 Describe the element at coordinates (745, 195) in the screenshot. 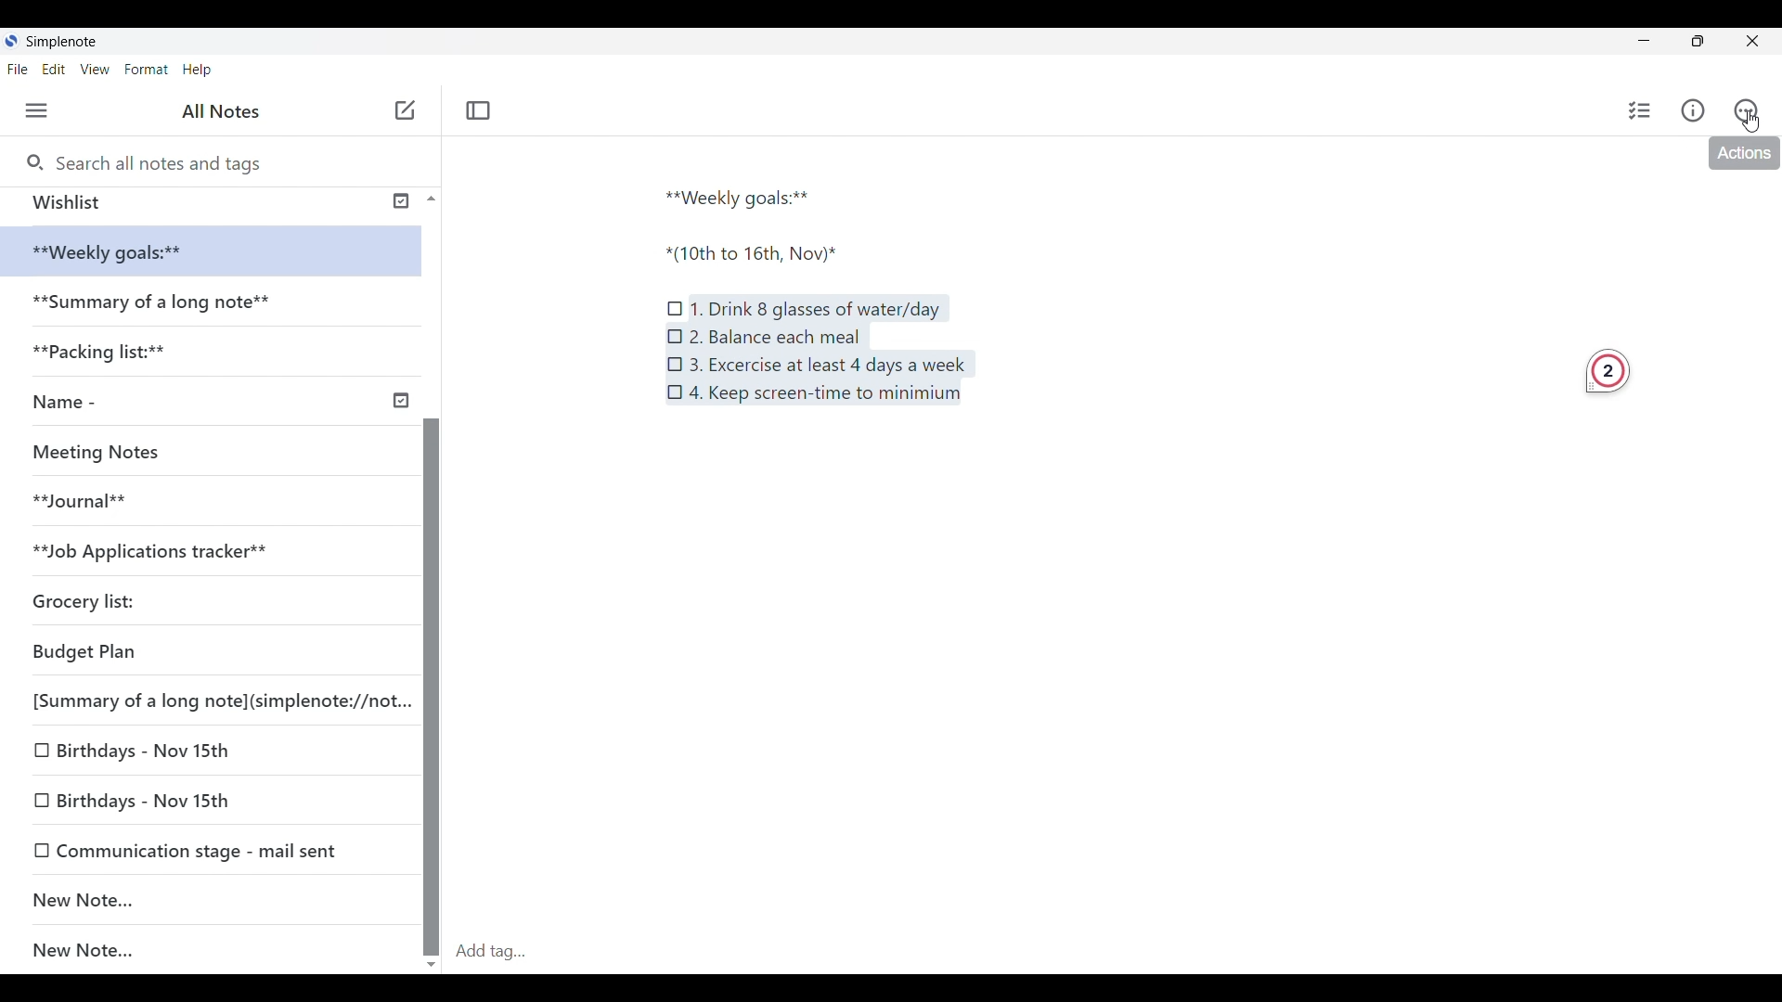

I see `**Weekly goals:**` at that location.